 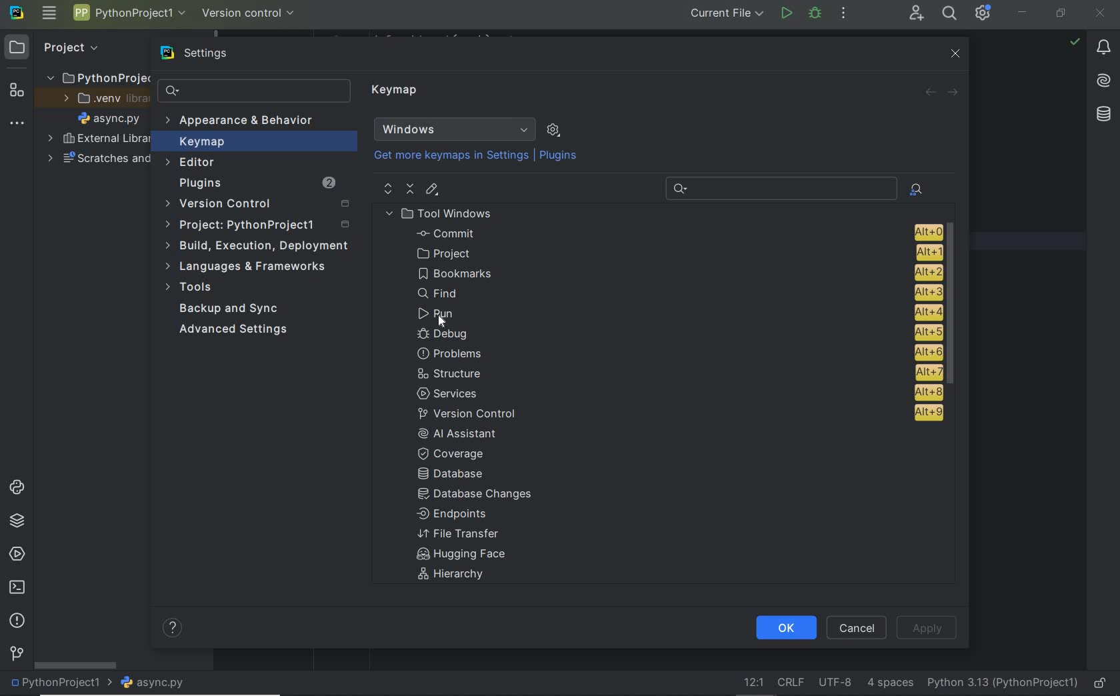 I want to click on make file ready only, so click(x=1100, y=684).